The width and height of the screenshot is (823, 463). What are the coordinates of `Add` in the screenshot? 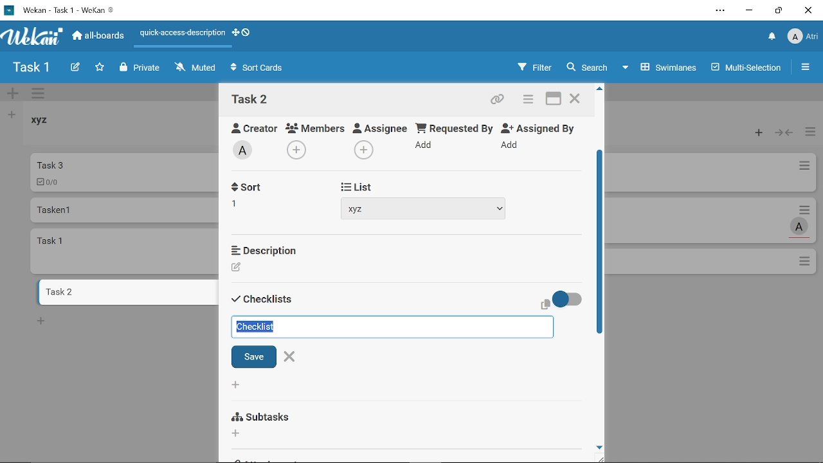 It's located at (426, 147).